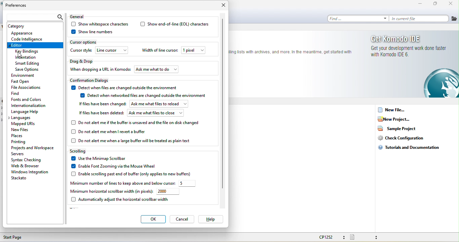 The image size is (459, 242). I want to click on do not alert me when i revert a buffer, so click(111, 132).